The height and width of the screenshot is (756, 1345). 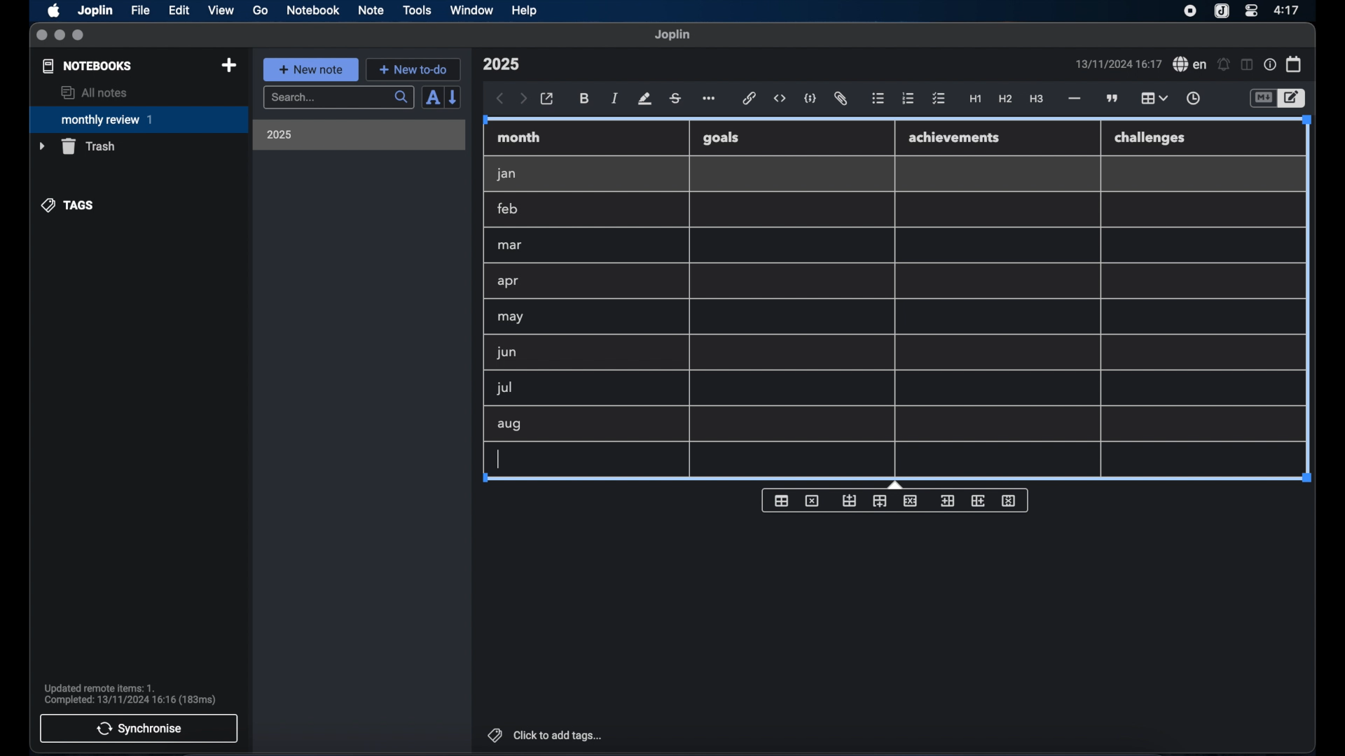 What do you see at coordinates (1262, 99) in the screenshot?
I see `toggle editor` at bounding box center [1262, 99].